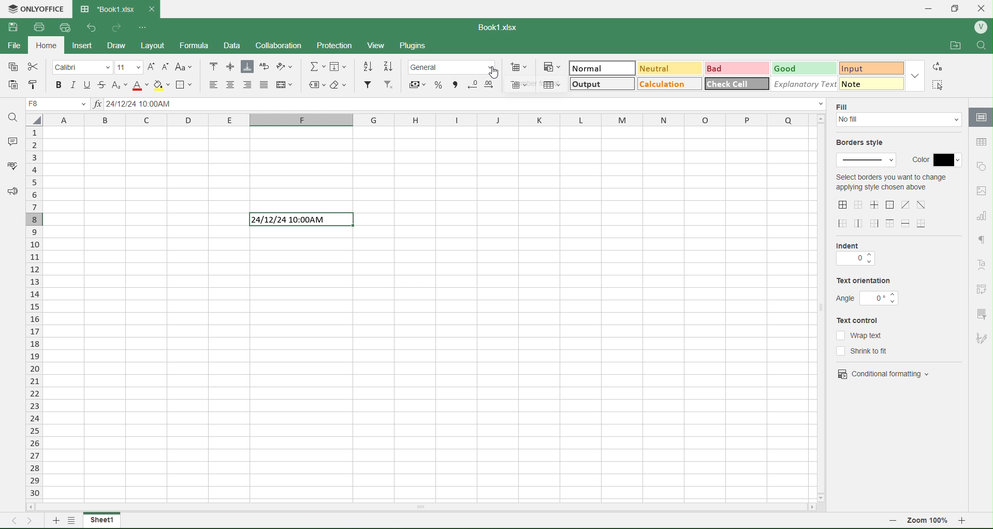 This screenshot has width=993, height=529. I want to click on borders style, so click(864, 143).